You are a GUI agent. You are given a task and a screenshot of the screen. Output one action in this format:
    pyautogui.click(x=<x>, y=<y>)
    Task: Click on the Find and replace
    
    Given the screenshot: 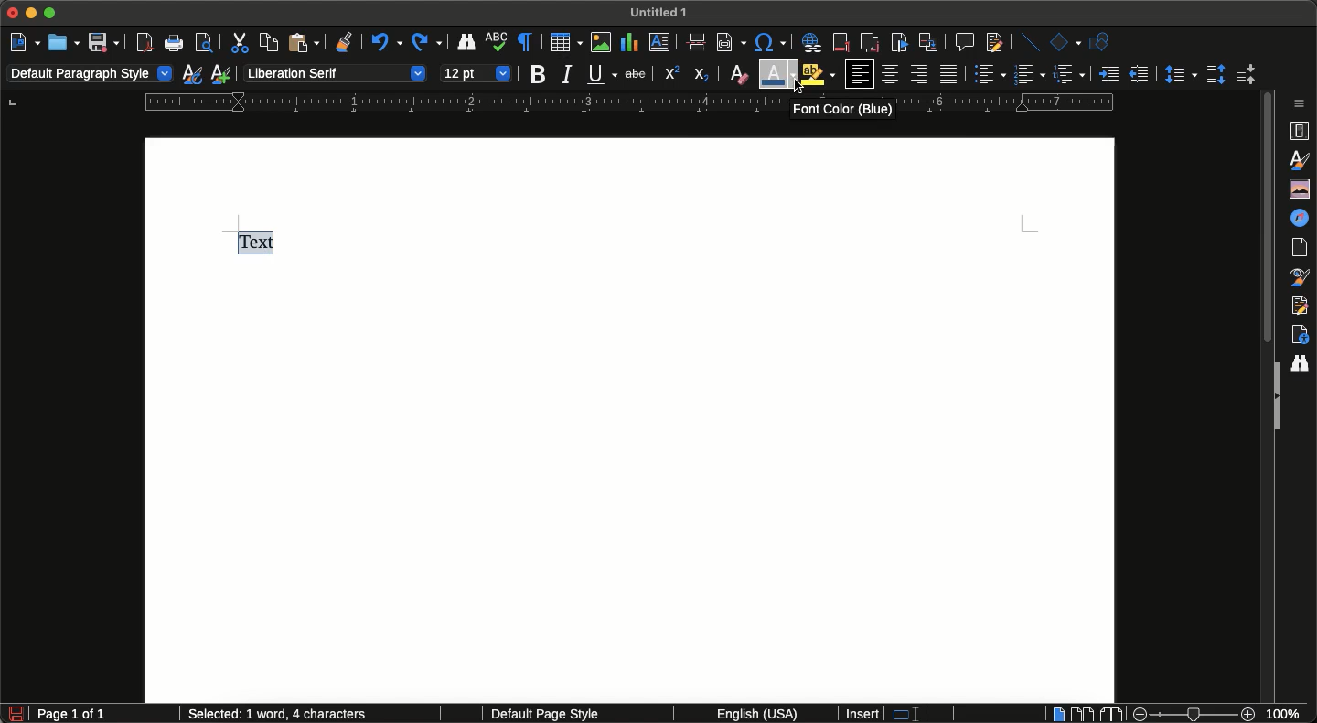 What is the action you would take?
    pyautogui.click(x=466, y=45)
    